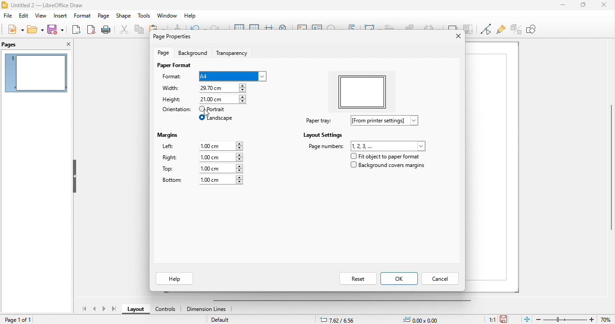  Describe the element at coordinates (501, 30) in the screenshot. I see `show gulepoint functions` at that location.